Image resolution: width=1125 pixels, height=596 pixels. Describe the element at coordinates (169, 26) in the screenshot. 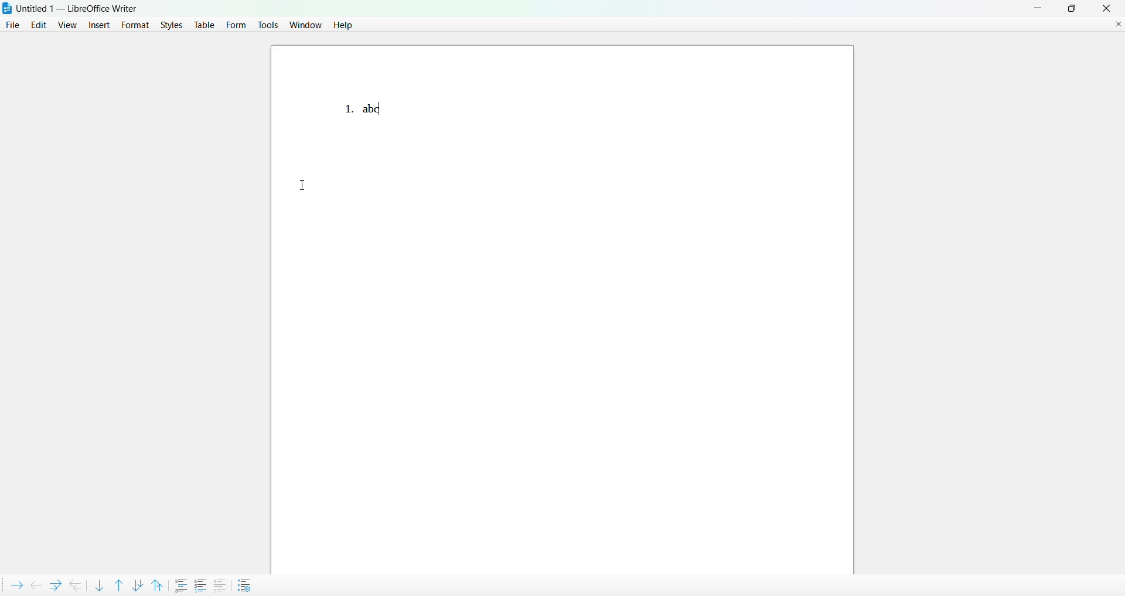

I see `styles` at that location.